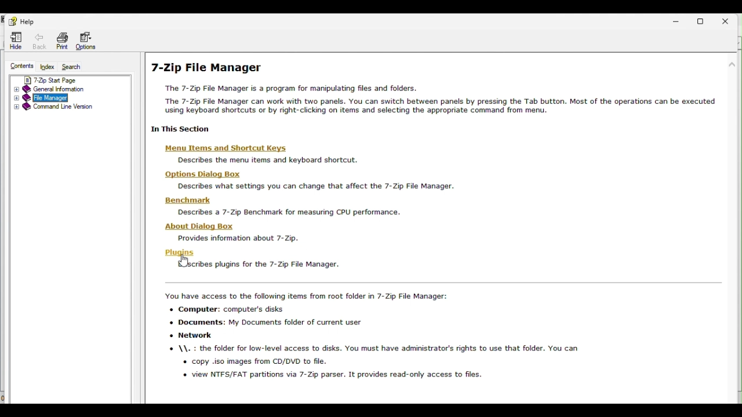  Describe the element at coordinates (68, 108) in the screenshot. I see `Command line version` at that location.